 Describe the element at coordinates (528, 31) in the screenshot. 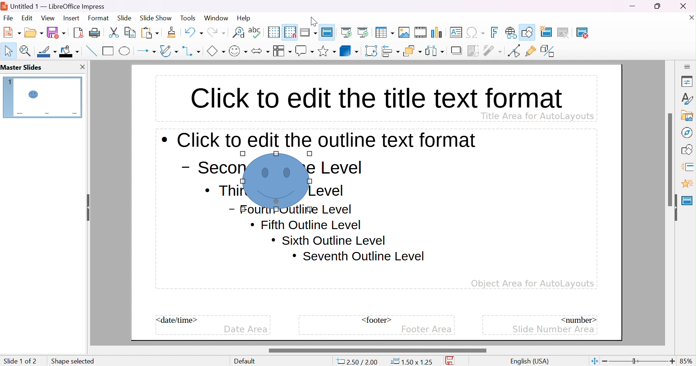

I see `show draw functions` at that location.